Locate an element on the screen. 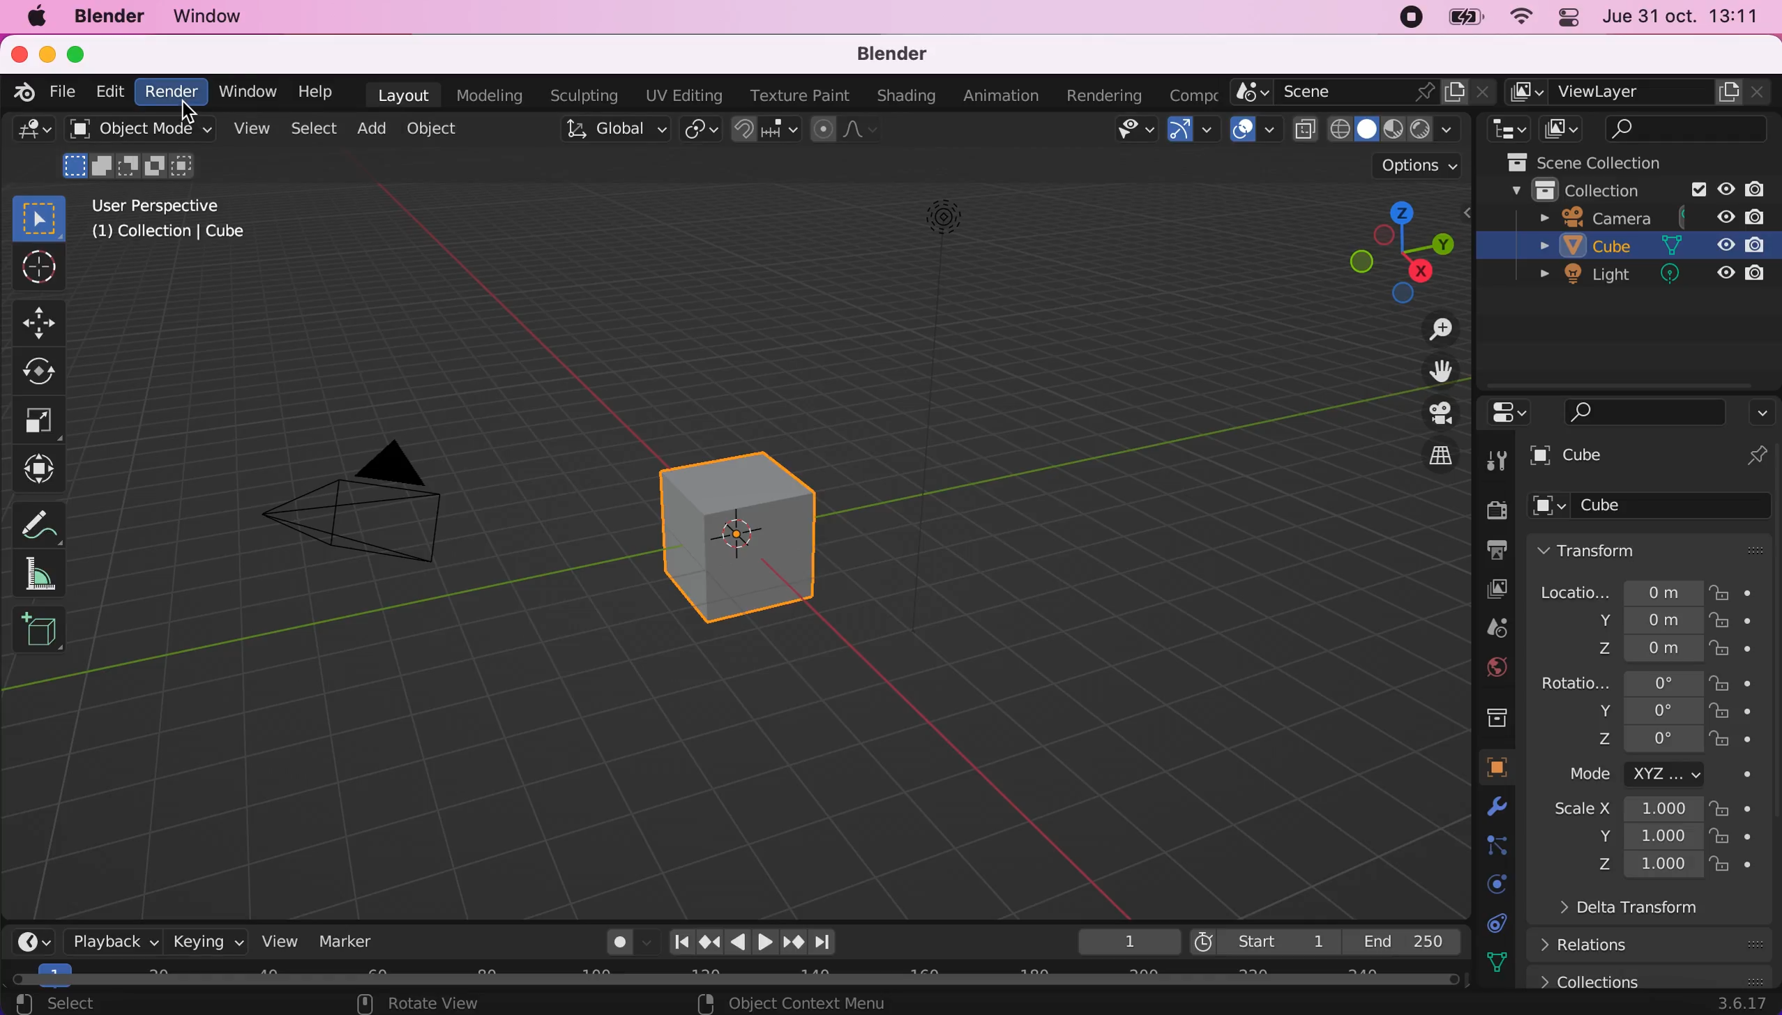 This screenshot has width=1782, height=1015. panel control is located at coordinates (1571, 17).